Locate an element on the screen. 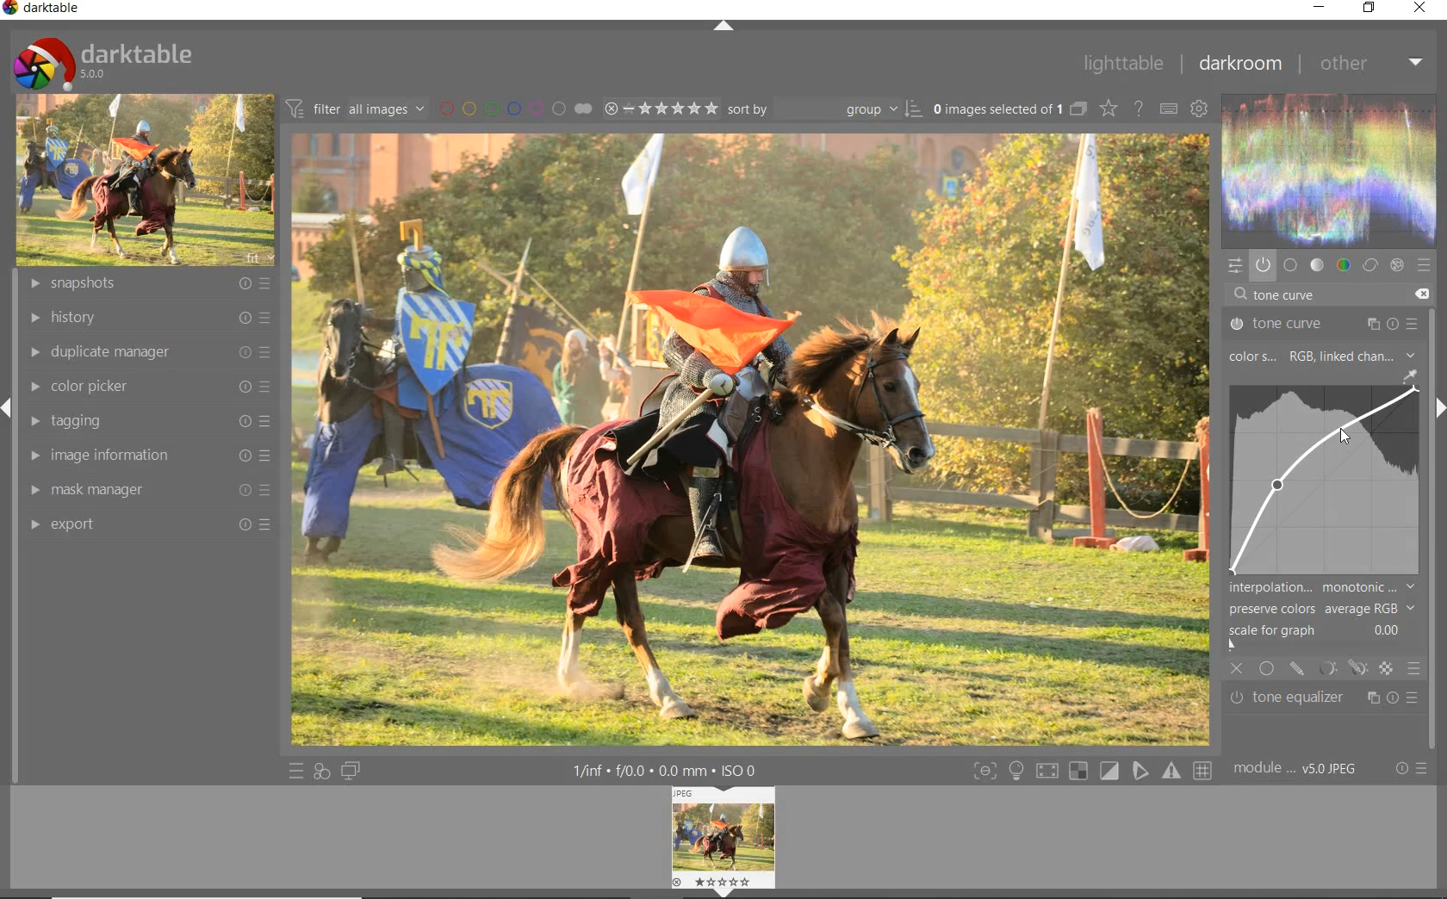 This screenshot has height=899, width=1447. darktable is located at coordinates (47, 10).